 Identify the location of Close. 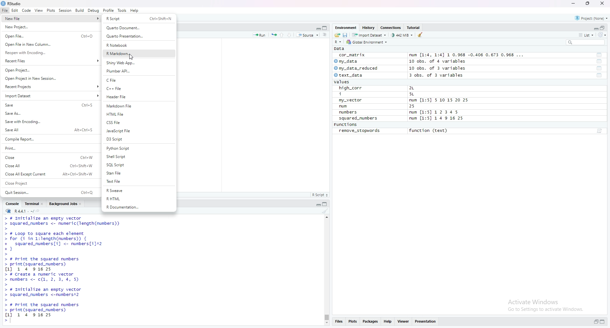
(602, 3).